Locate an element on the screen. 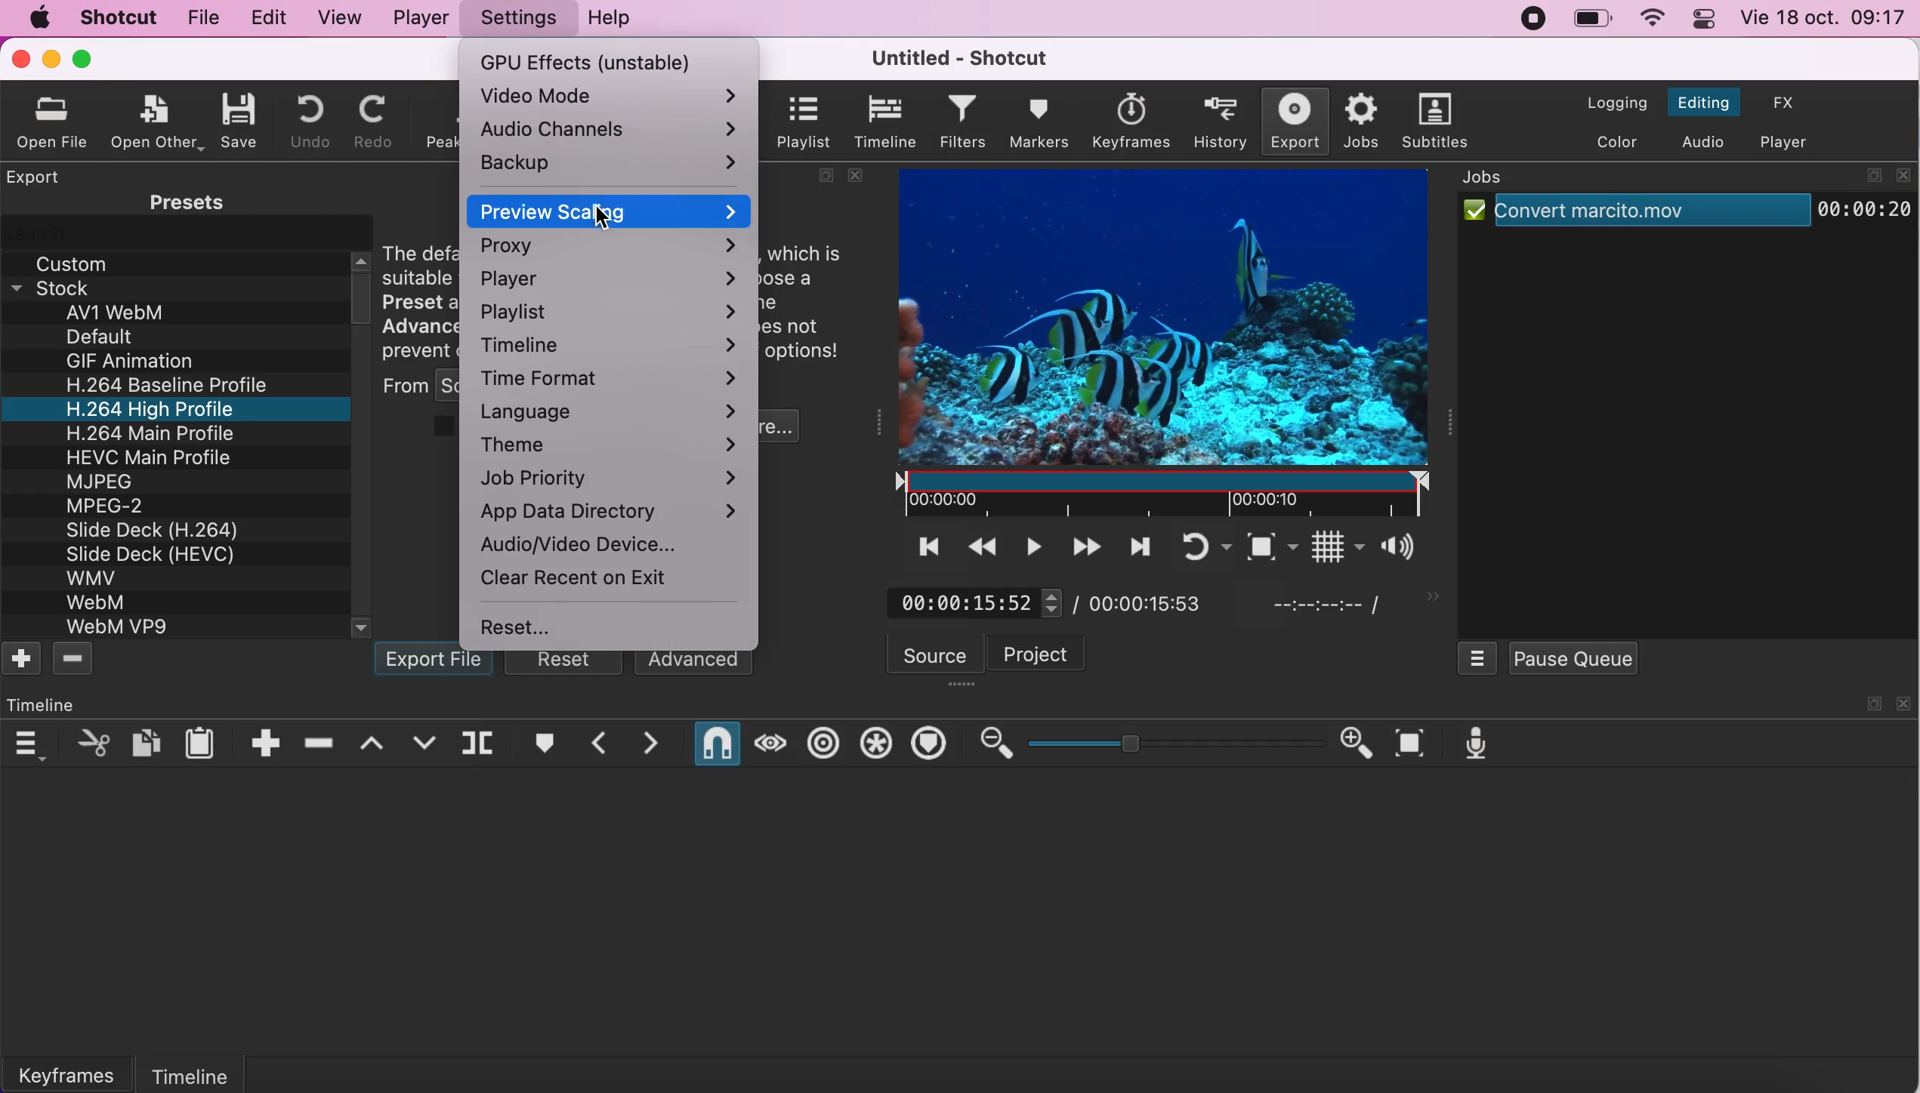  title is located at coordinates (954, 58).